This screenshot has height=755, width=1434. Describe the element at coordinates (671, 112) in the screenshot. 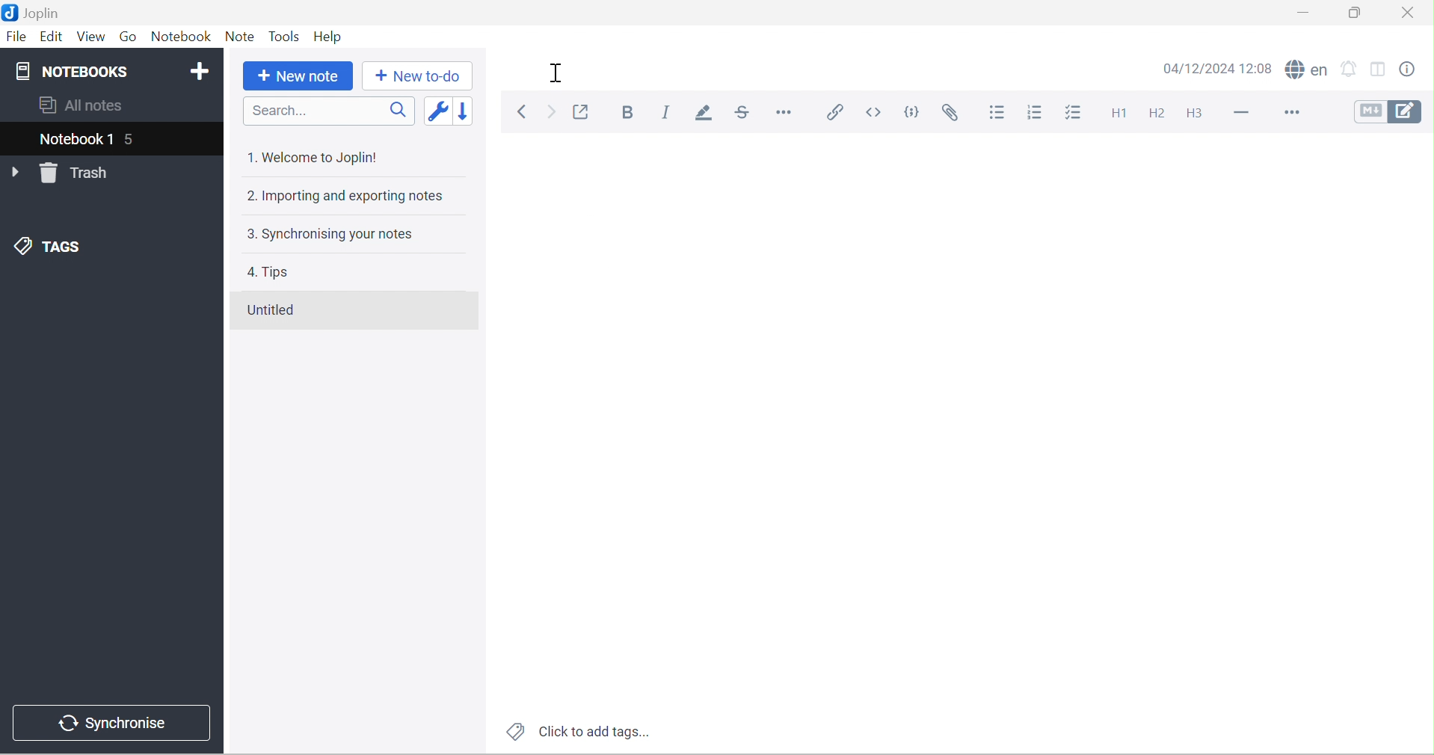

I see `Italic` at that location.